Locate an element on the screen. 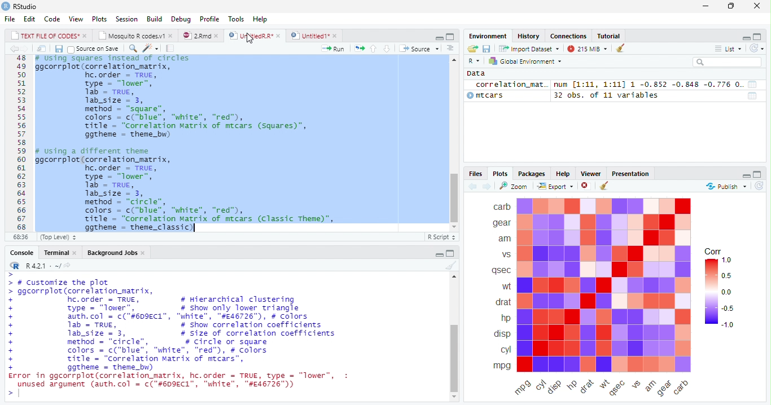 The height and width of the screenshot is (405, 771). re run the previous code is located at coordinates (358, 47).